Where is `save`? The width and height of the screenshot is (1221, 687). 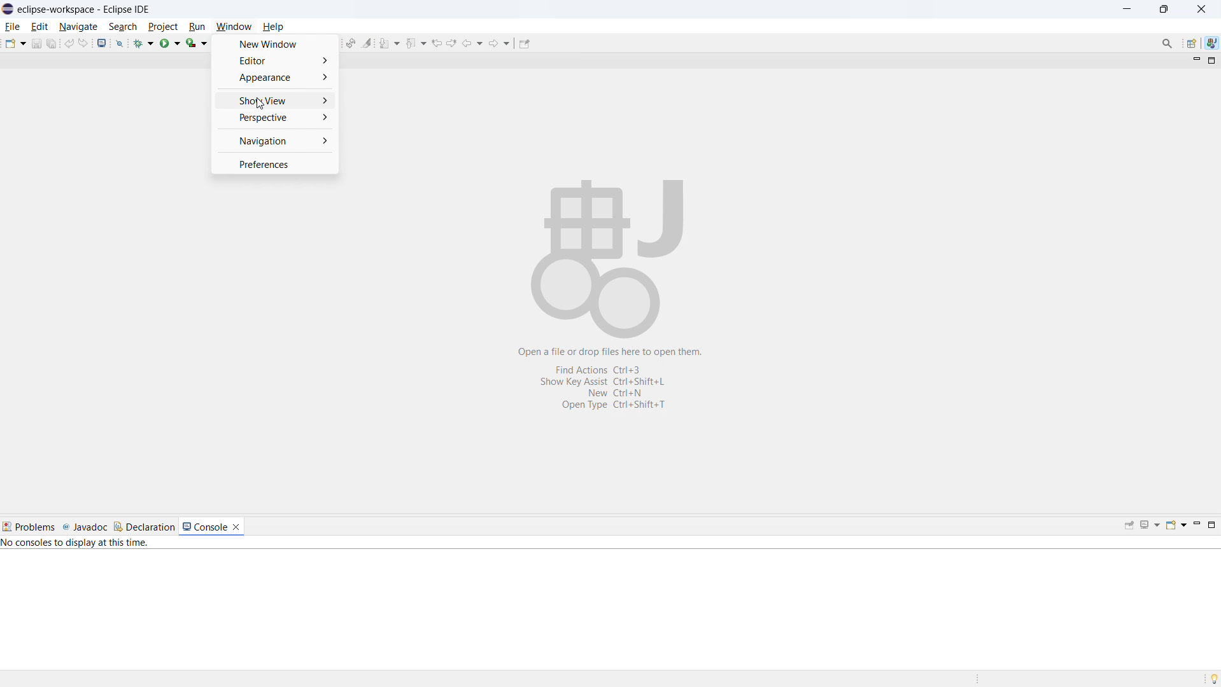 save is located at coordinates (37, 43).